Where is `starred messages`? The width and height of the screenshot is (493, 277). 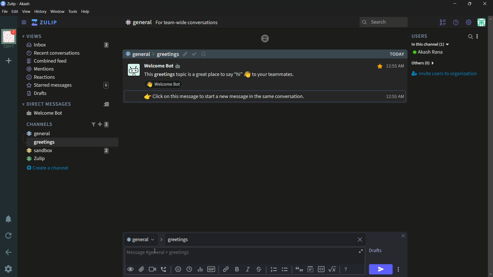
starred messages is located at coordinates (49, 85).